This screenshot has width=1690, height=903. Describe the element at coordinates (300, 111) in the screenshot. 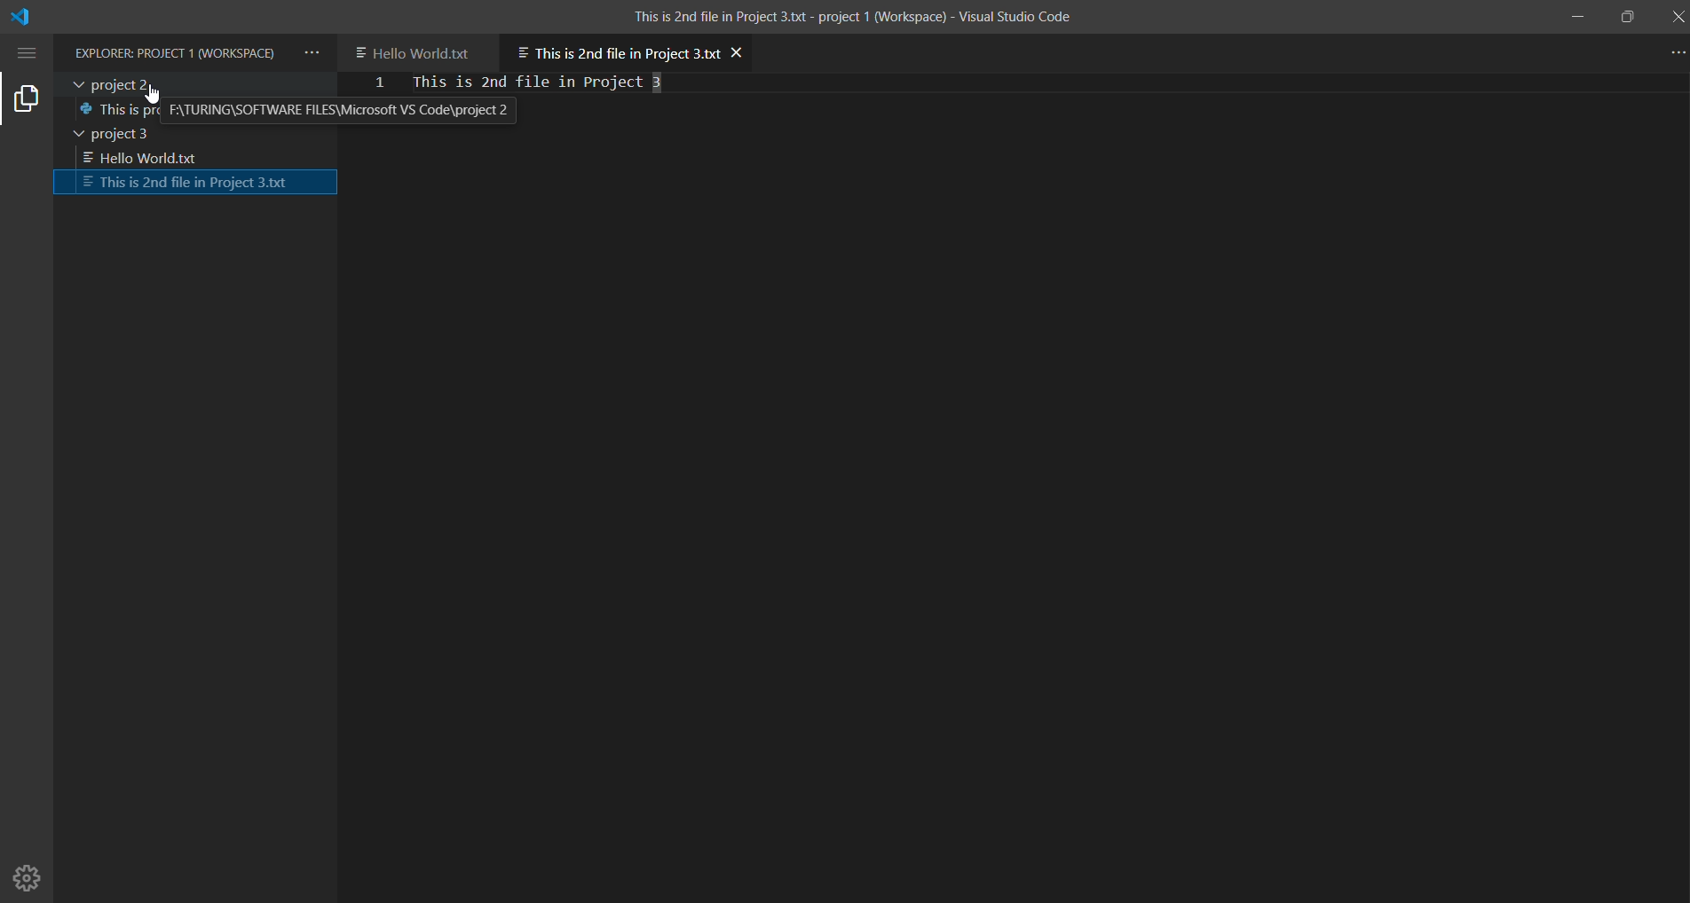

I see `file in project 2` at that location.